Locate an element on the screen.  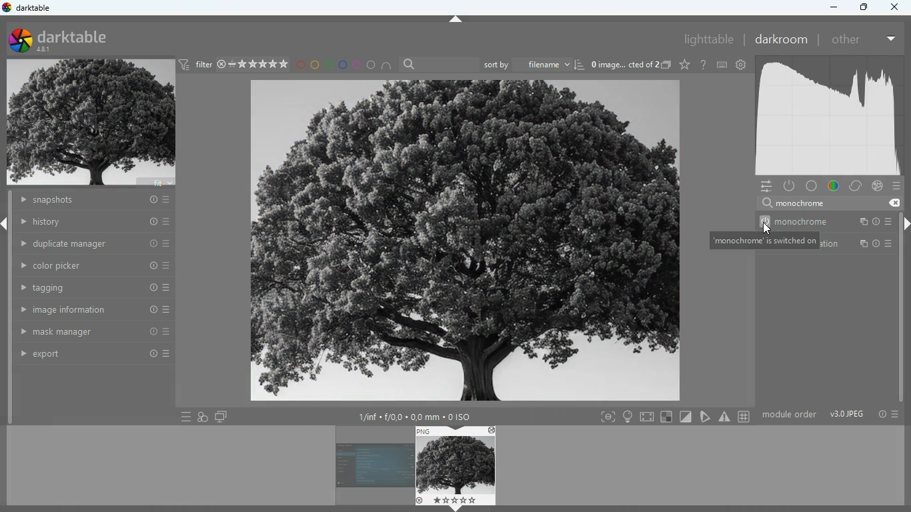
image details is located at coordinates (414, 414).